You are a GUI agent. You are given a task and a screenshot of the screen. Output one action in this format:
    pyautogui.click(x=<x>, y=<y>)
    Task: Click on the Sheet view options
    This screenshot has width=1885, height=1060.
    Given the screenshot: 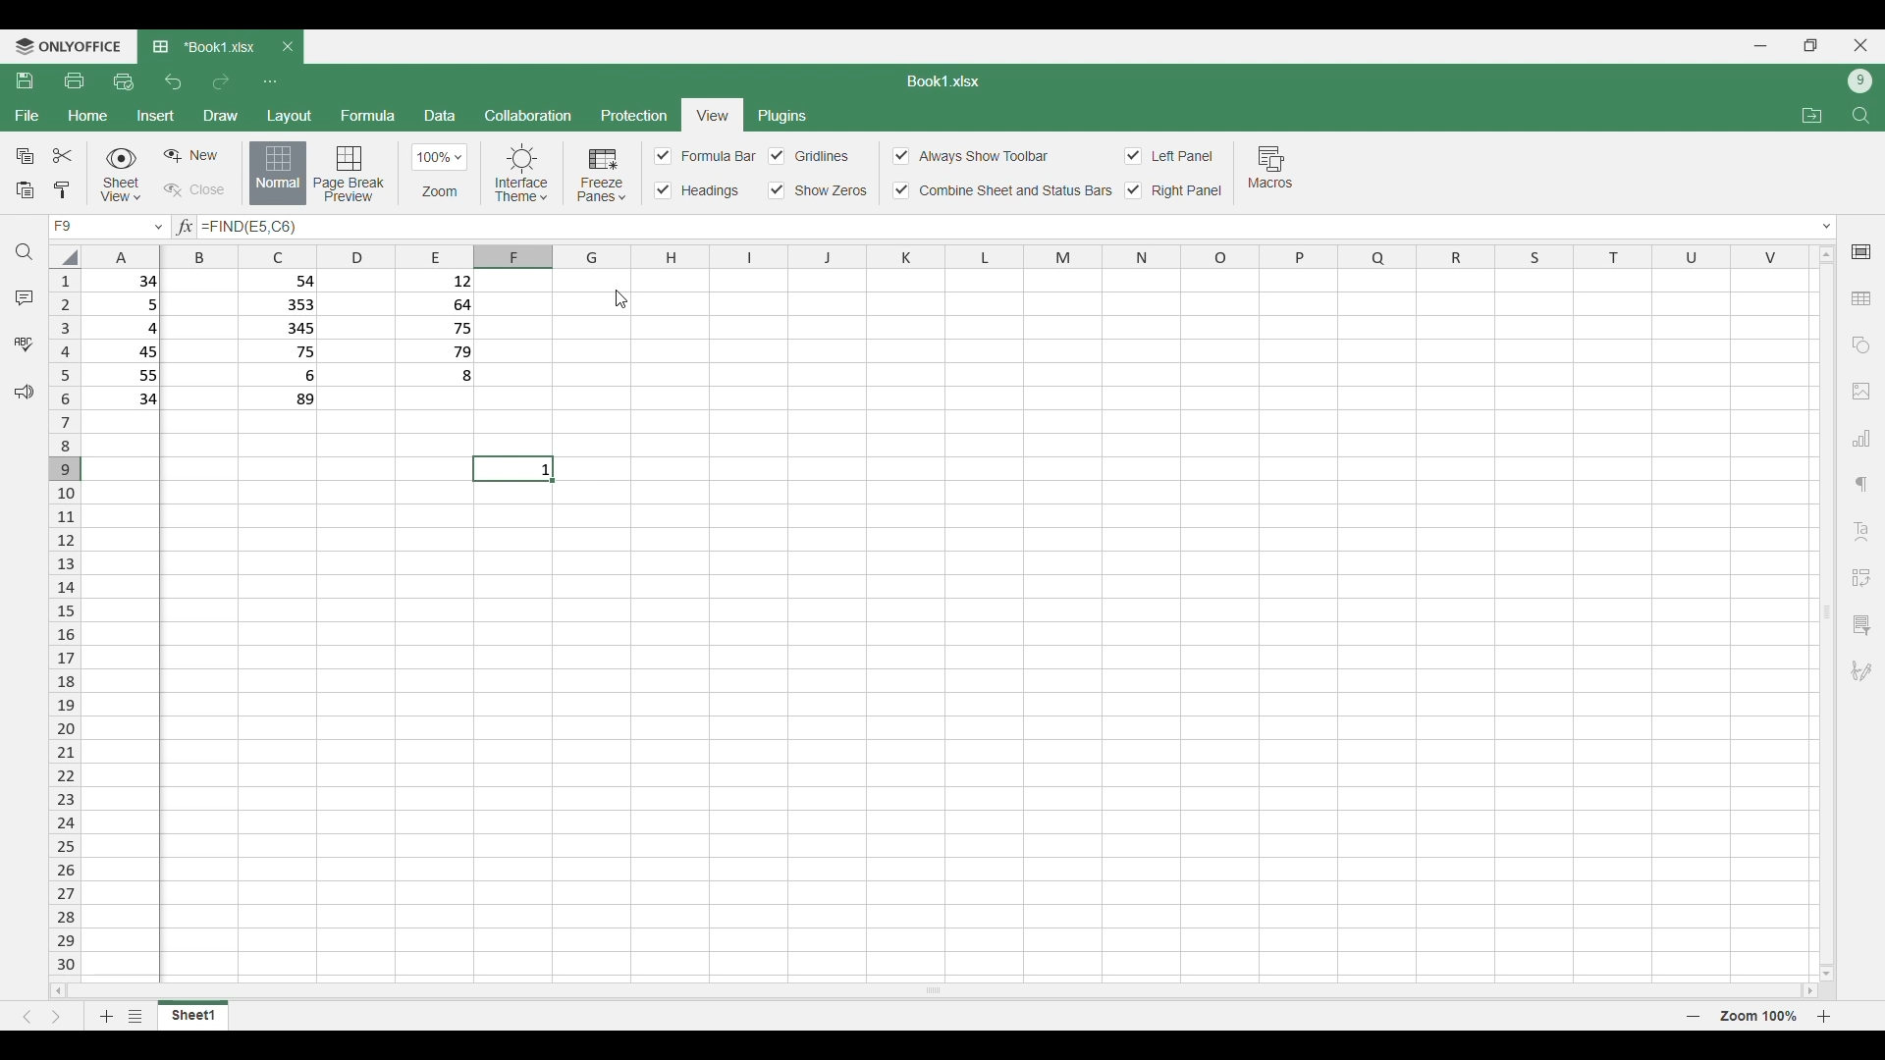 What is the action you would take?
    pyautogui.click(x=121, y=175)
    